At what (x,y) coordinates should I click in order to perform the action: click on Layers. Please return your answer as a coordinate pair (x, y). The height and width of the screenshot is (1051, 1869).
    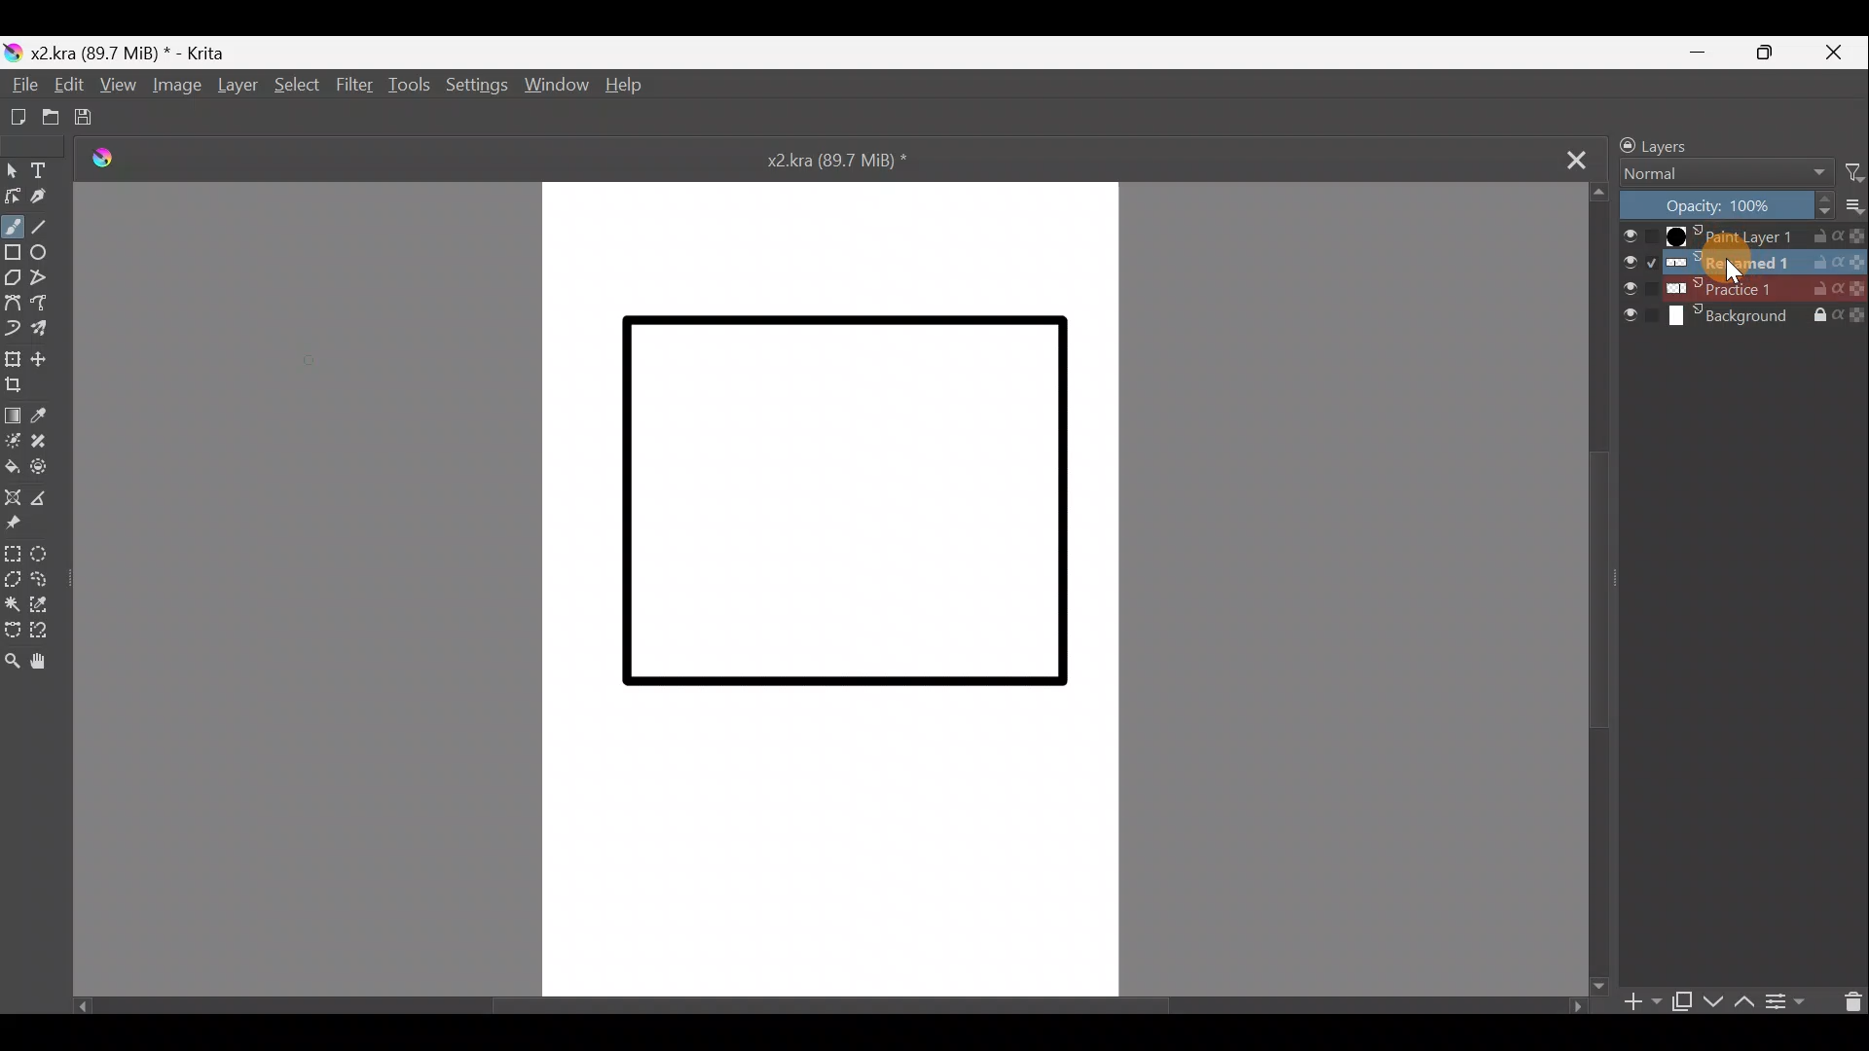
    Looking at the image, I should click on (1672, 143).